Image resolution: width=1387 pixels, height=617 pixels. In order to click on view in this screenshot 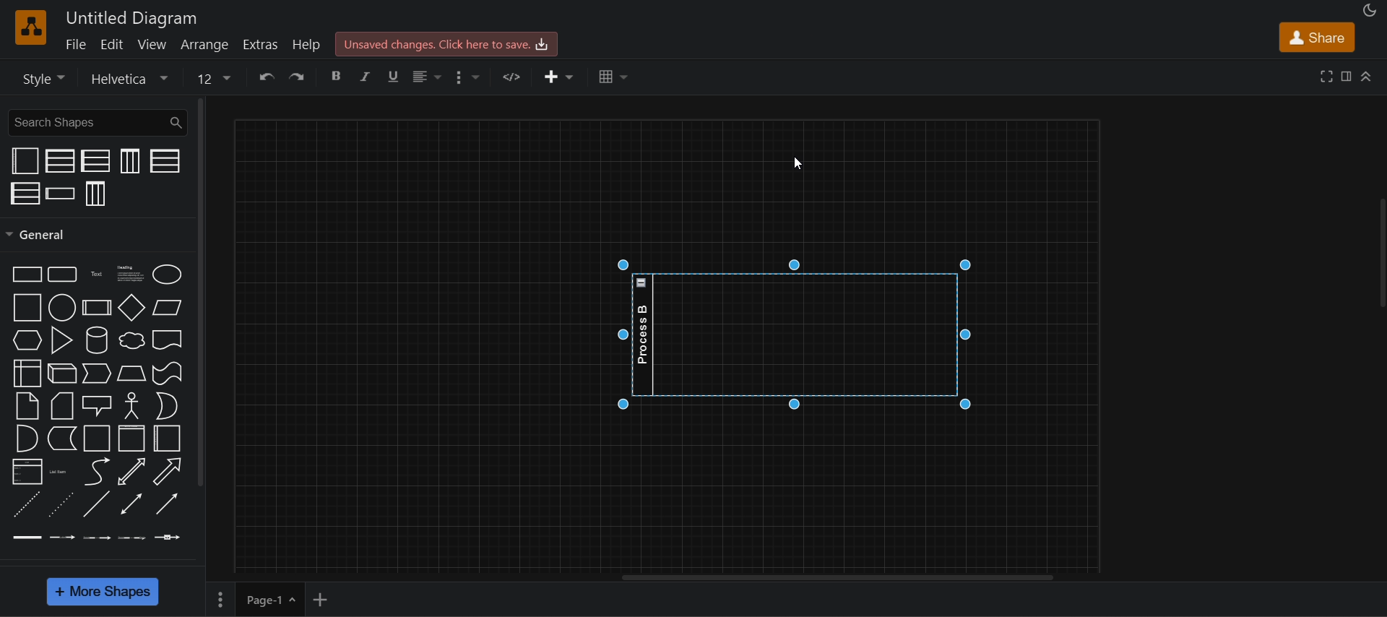, I will do `click(152, 43)`.